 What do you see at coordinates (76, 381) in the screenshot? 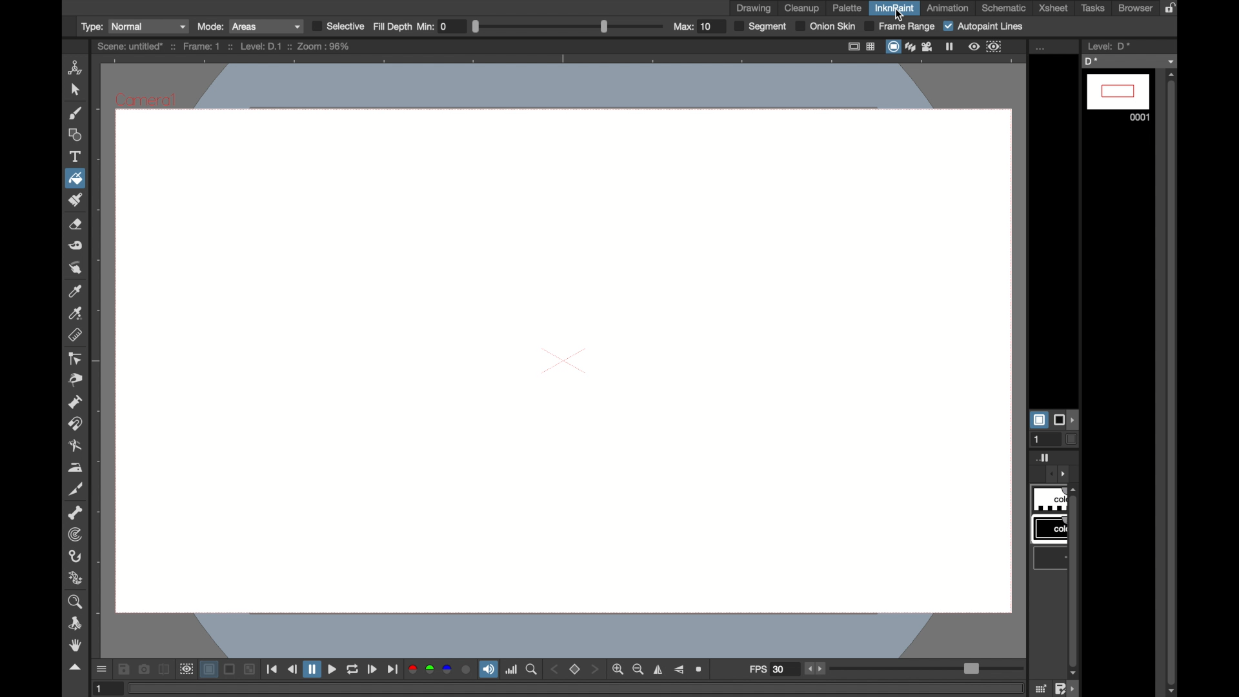
I see `pinch tool` at bounding box center [76, 381].